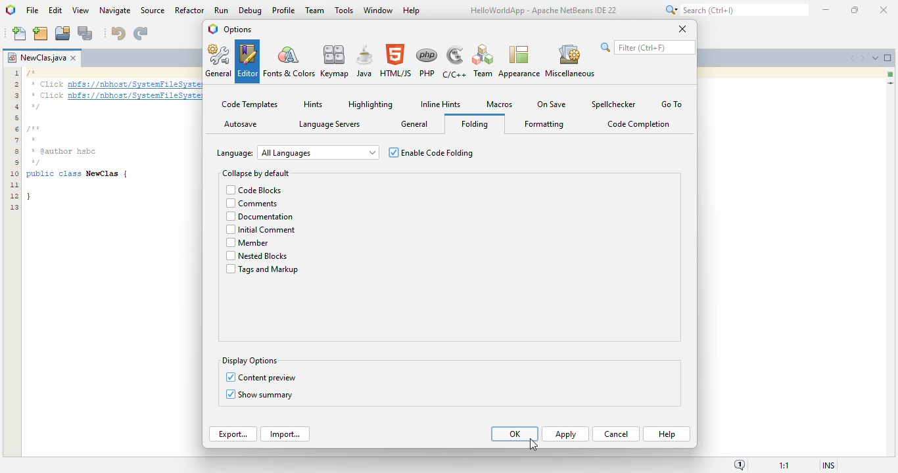 The width and height of the screenshot is (898, 473). I want to click on autosave, so click(241, 124).